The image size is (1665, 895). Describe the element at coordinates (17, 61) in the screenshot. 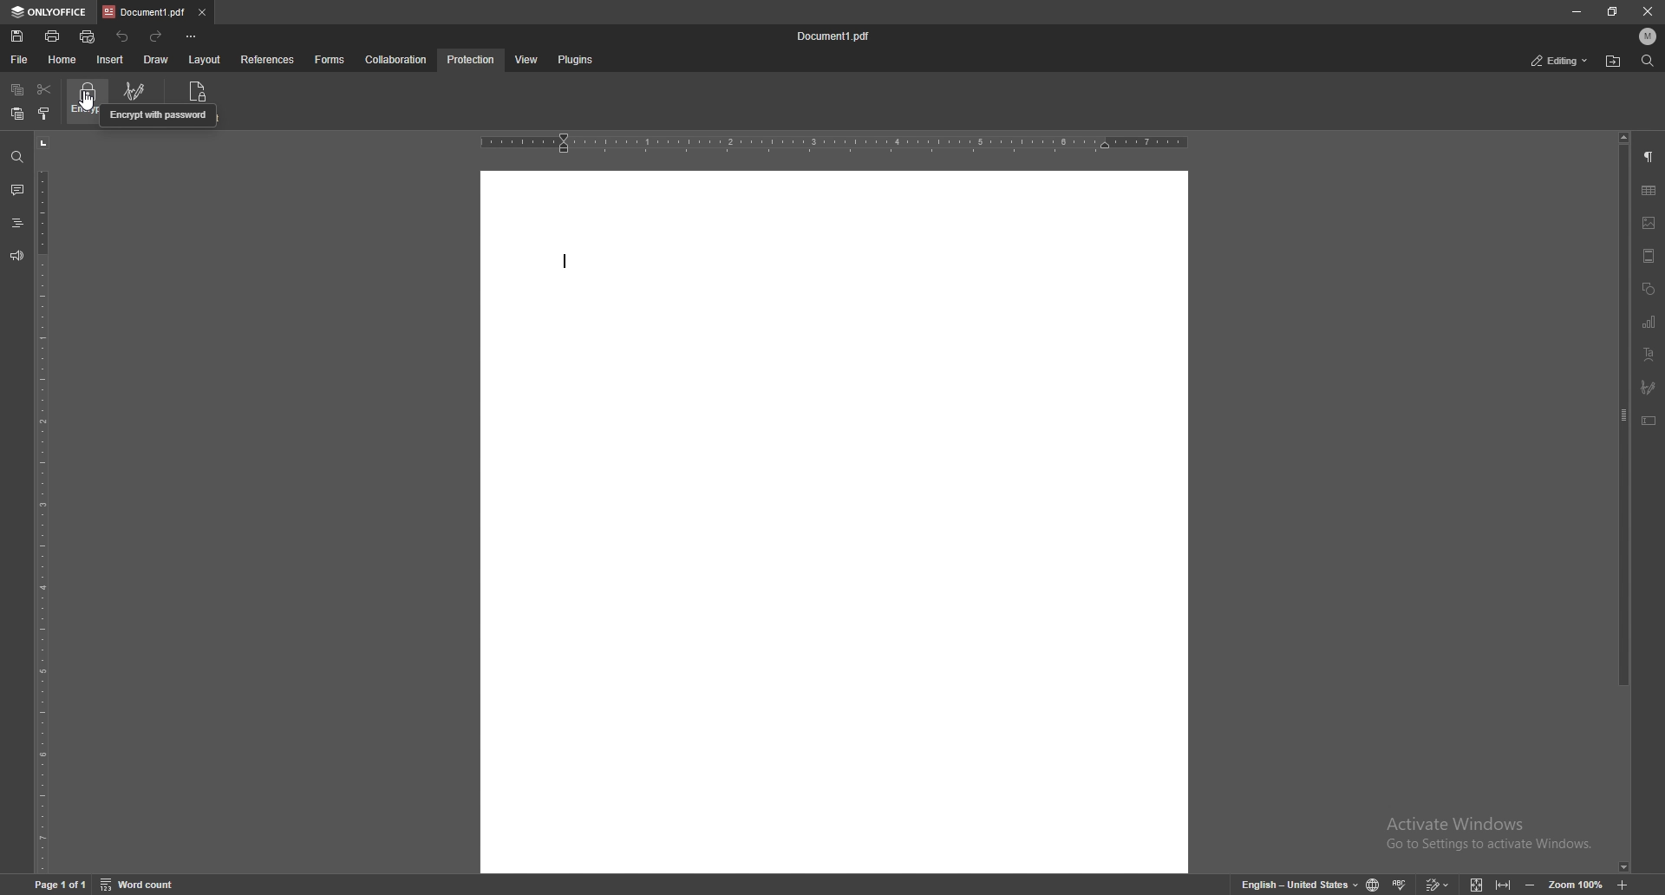

I see `file` at that location.